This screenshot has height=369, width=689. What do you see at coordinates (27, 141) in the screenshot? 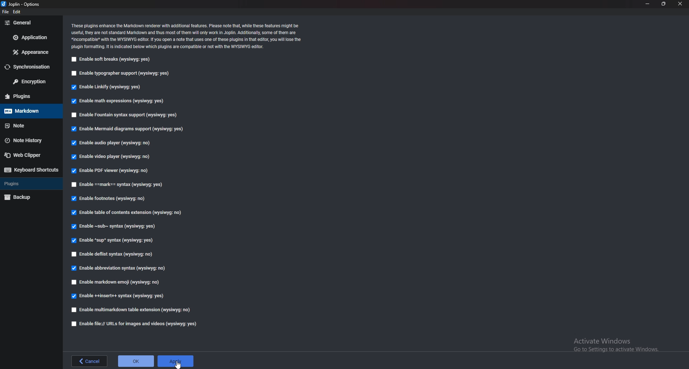
I see `Note history` at bounding box center [27, 141].